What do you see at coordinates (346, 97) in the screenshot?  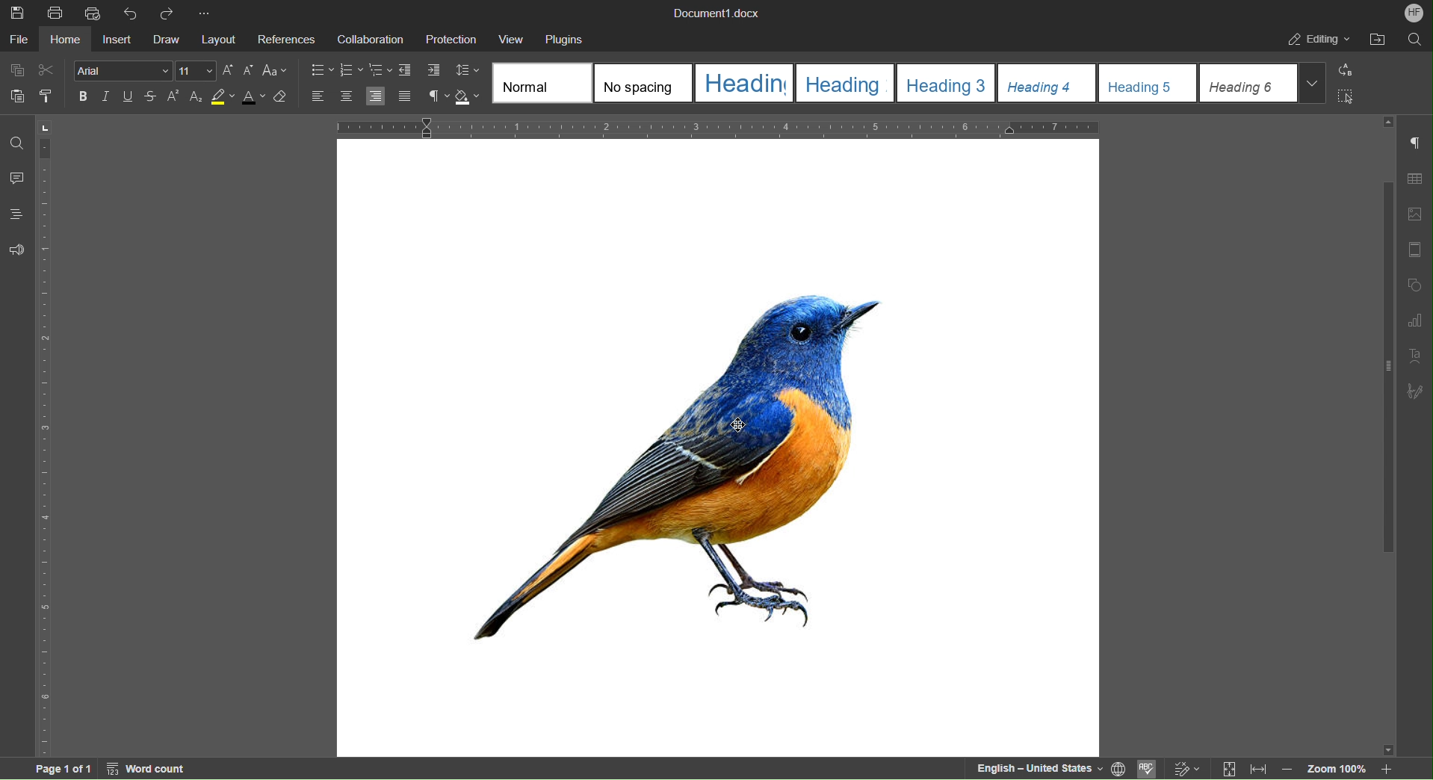 I see `Align Center` at bounding box center [346, 97].